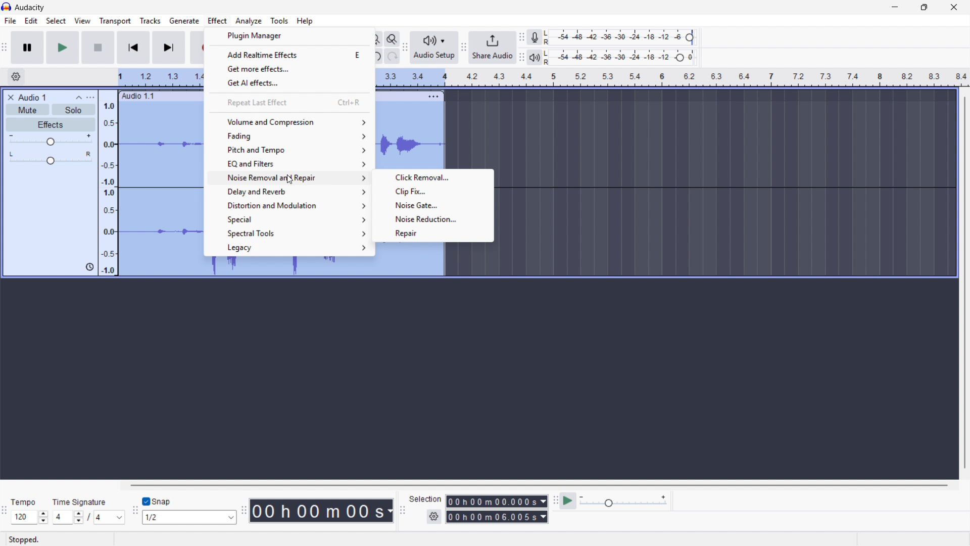  I want to click on file , so click(10, 21).